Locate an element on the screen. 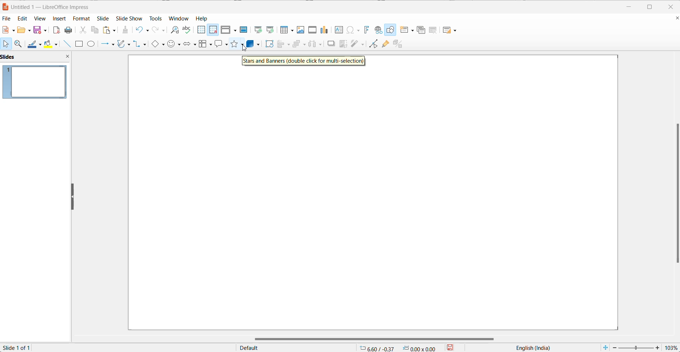  undo is located at coordinates (144, 29).